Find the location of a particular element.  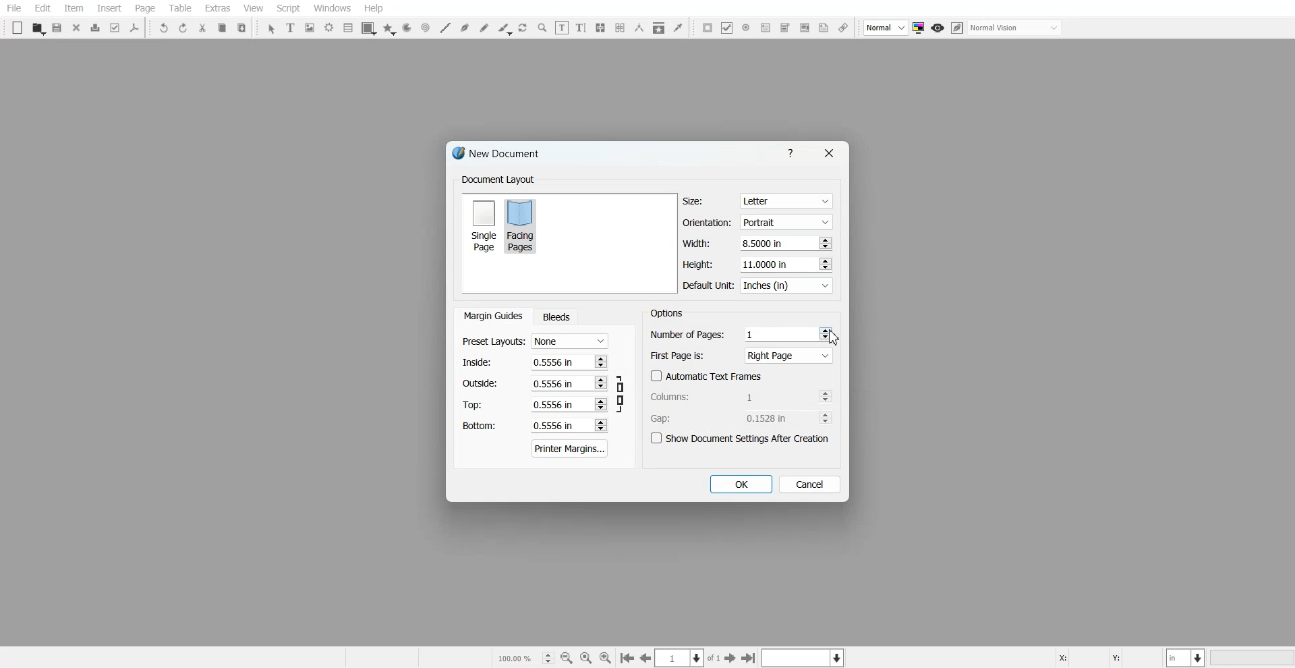

OK is located at coordinates (740, 484).